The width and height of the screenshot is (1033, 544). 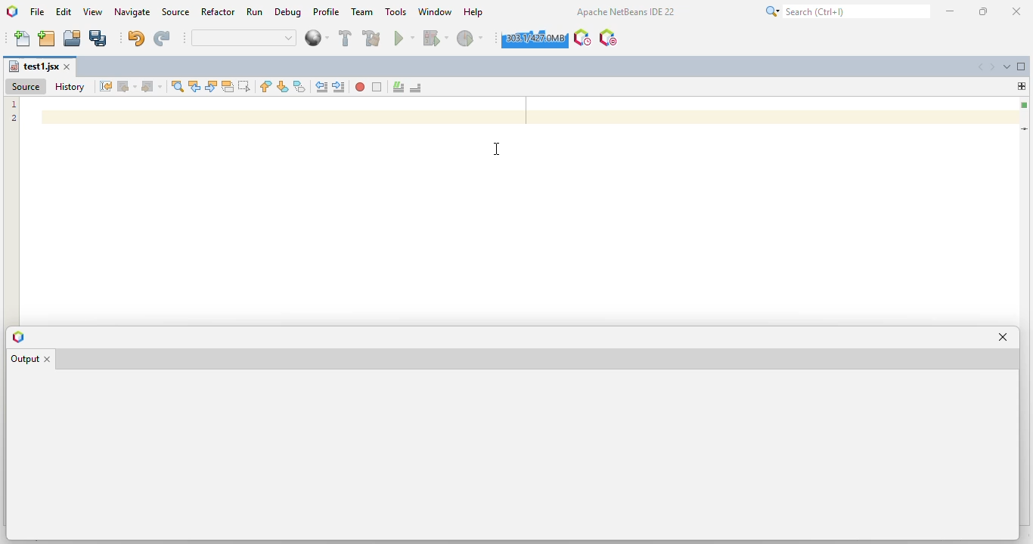 What do you see at coordinates (228, 87) in the screenshot?
I see `toggle highlight search` at bounding box center [228, 87].